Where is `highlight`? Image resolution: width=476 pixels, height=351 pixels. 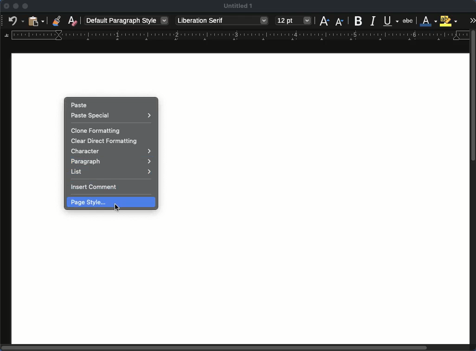
highlight is located at coordinates (448, 21).